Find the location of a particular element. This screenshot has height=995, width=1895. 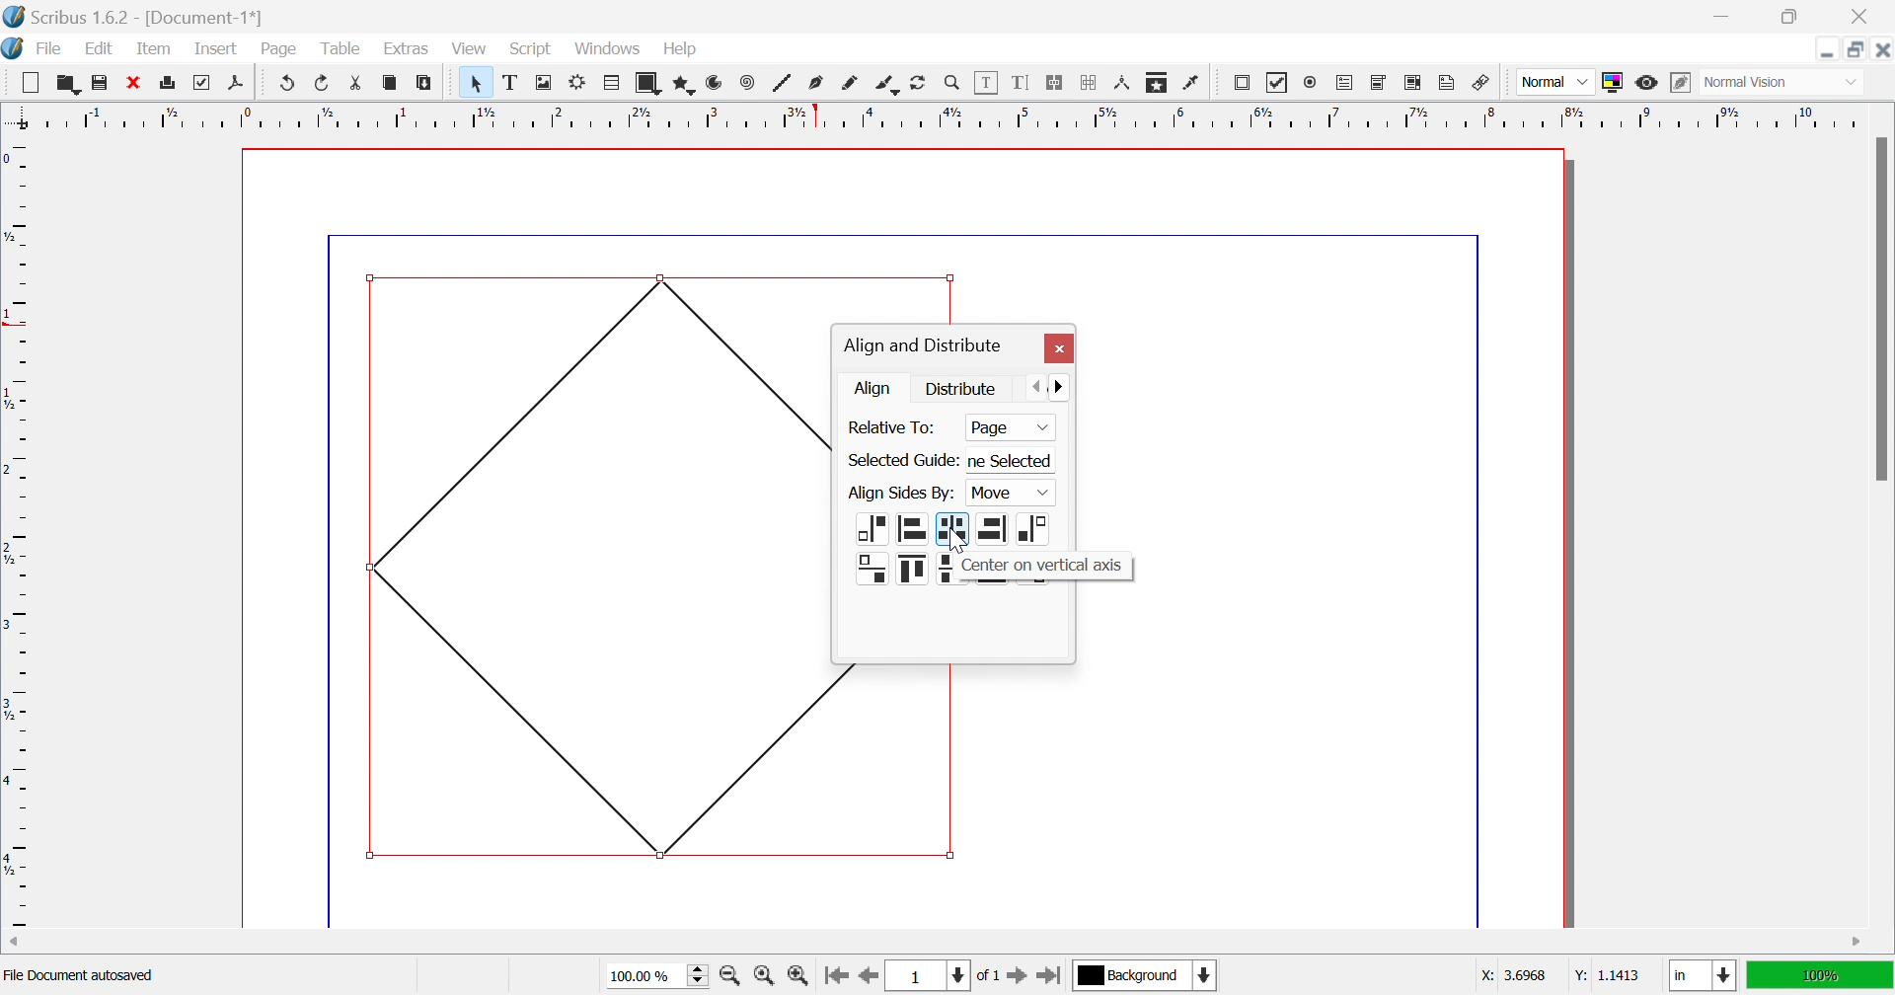

PDF text field is located at coordinates (1347, 84).